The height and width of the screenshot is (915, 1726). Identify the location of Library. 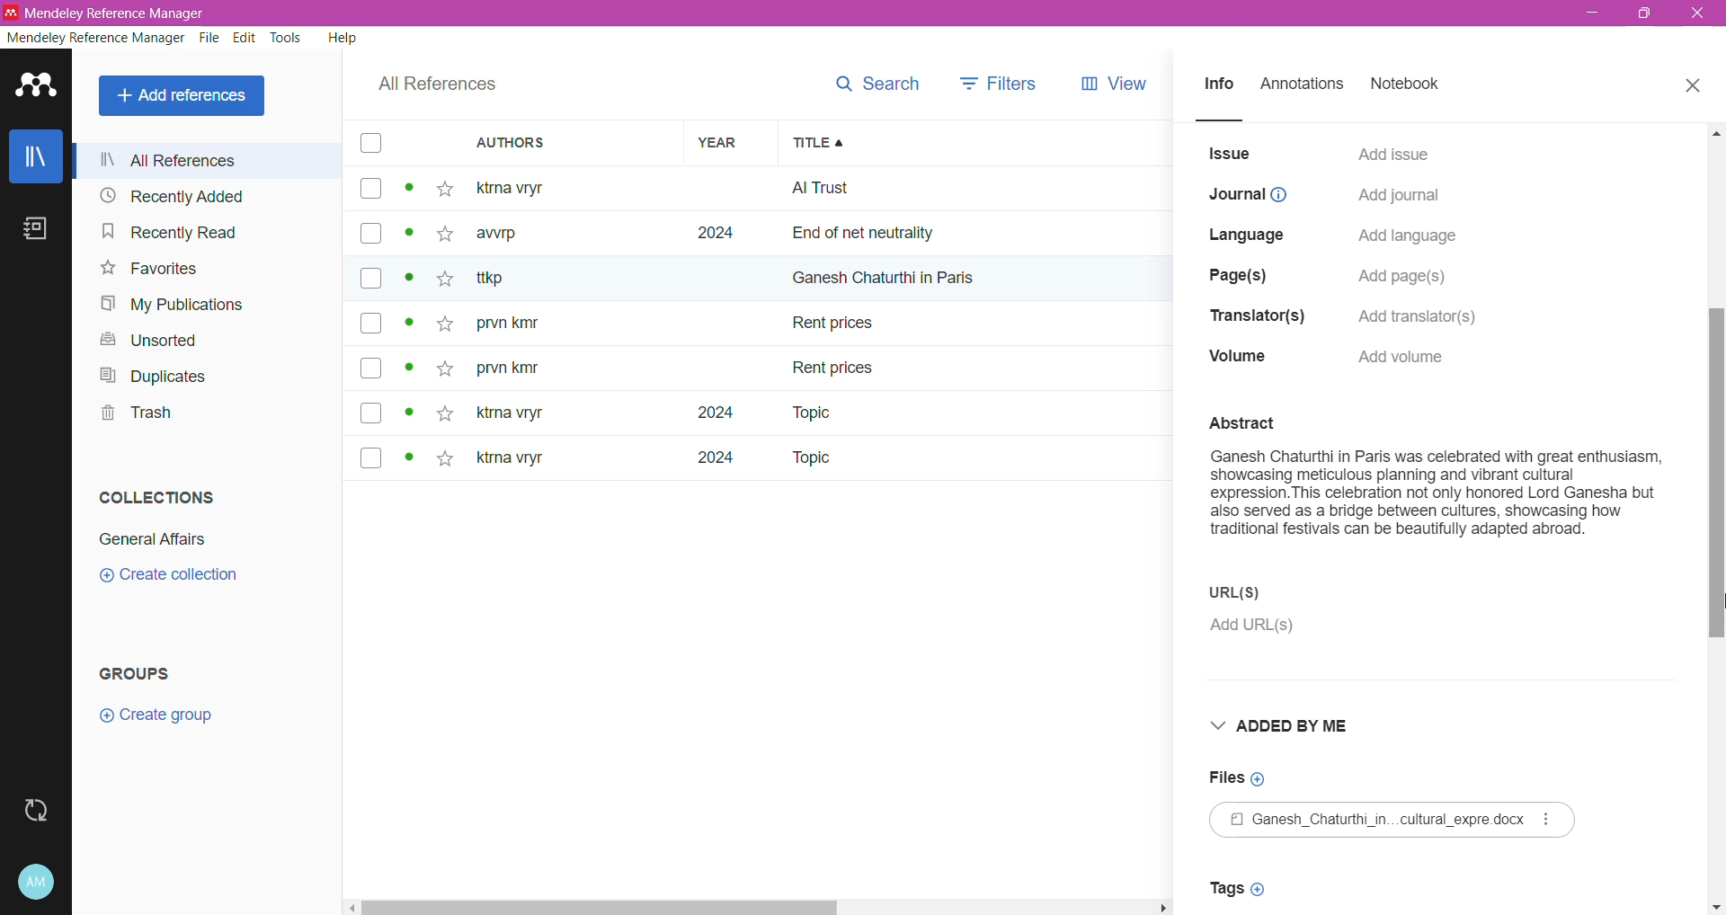
(35, 155).